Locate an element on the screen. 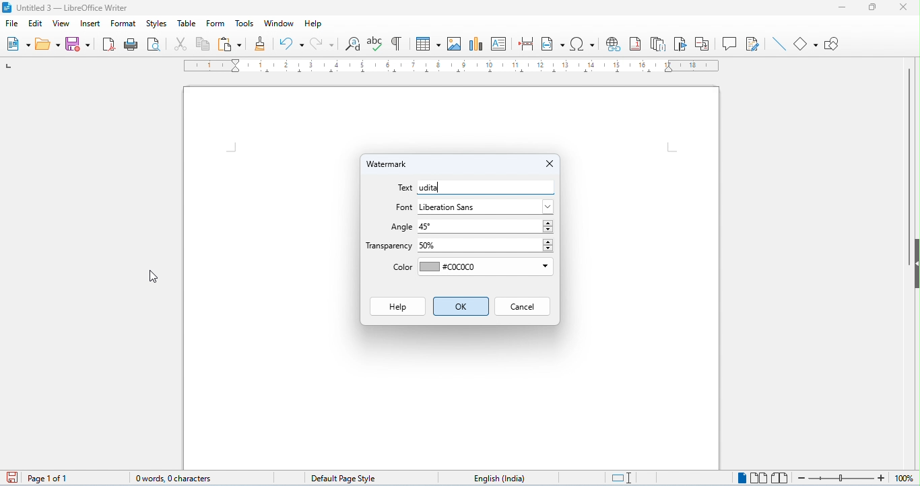 This screenshot has width=920, height=486. format is located at coordinates (122, 24).